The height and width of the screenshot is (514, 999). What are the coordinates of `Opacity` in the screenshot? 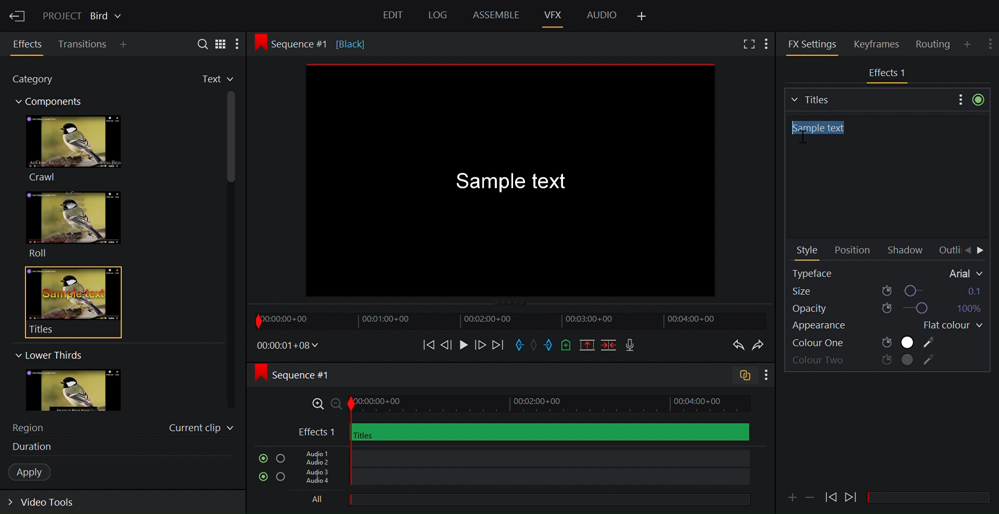 It's located at (886, 309).